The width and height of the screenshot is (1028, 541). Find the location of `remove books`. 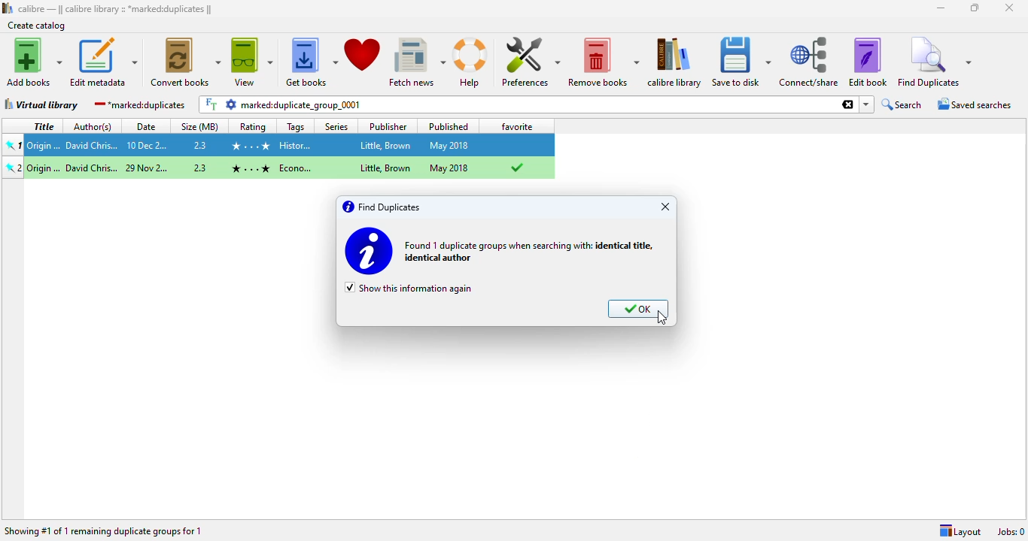

remove books is located at coordinates (603, 62).